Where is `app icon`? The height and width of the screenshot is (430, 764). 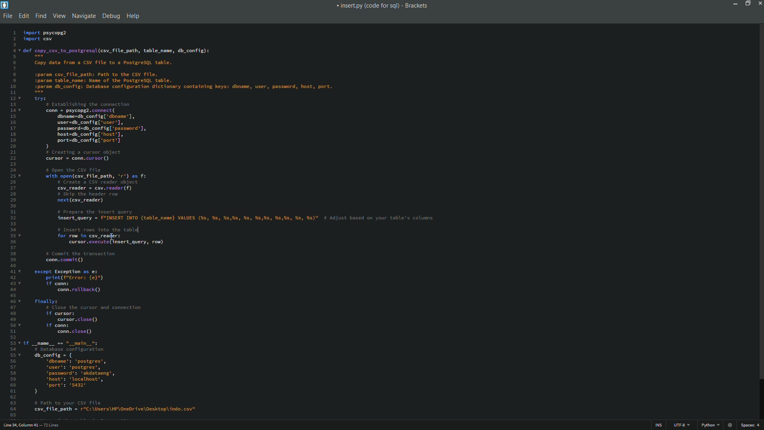
app icon is located at coordinates (5, 5).